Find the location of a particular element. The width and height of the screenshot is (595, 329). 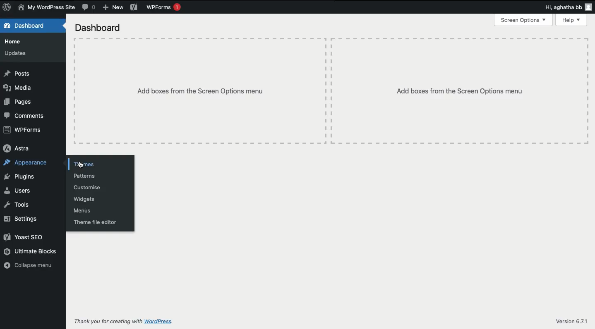

Dashboard is located at coordinates (26, 26).